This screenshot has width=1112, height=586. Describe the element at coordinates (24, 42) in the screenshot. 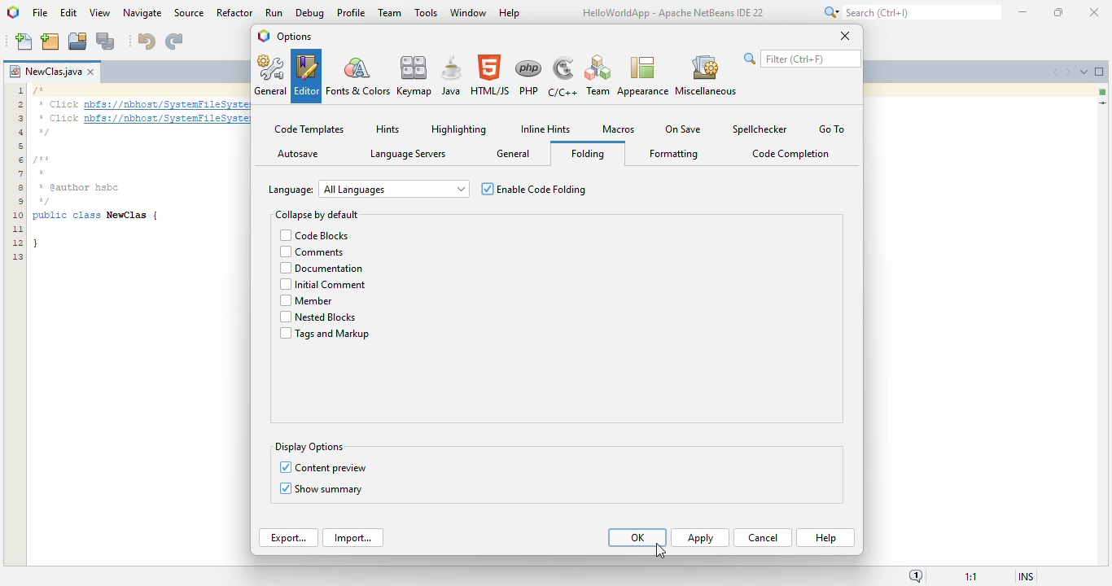

I see `new file` at that location.